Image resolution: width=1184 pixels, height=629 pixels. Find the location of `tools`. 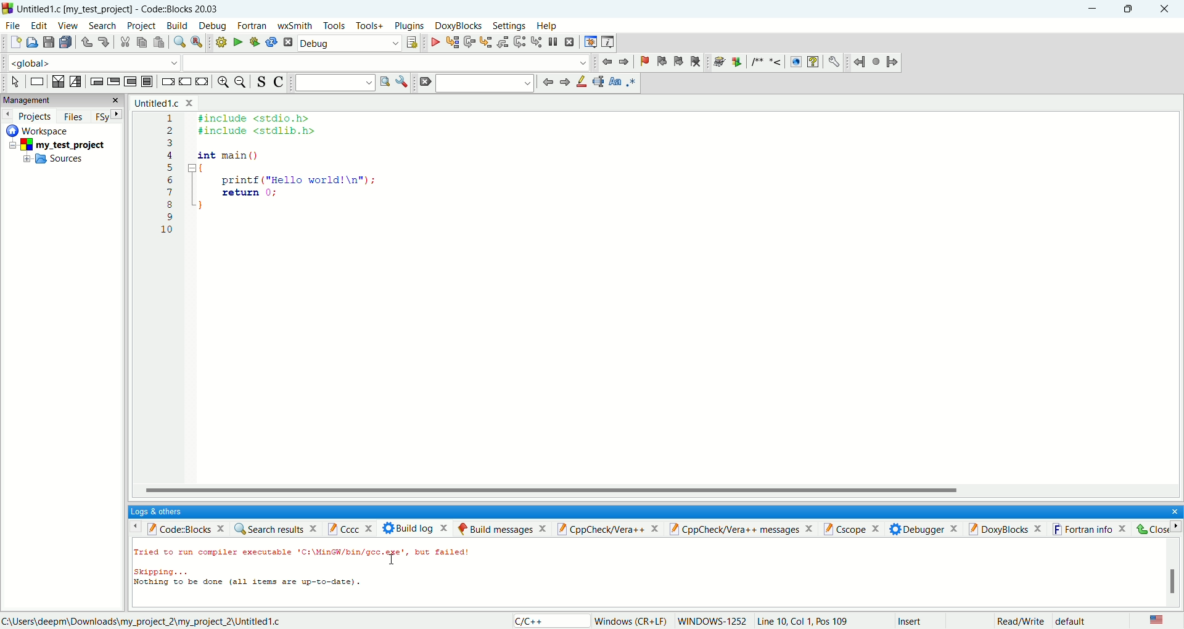

tools is located at coordinates (334, 26).